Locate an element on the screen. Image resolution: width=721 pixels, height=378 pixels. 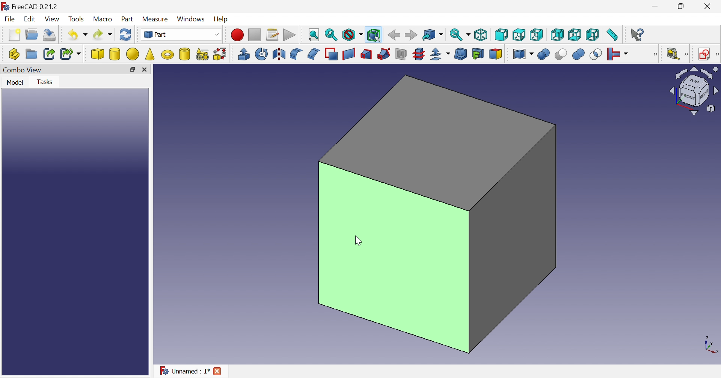
Cube is located at coordinates (439, 214).